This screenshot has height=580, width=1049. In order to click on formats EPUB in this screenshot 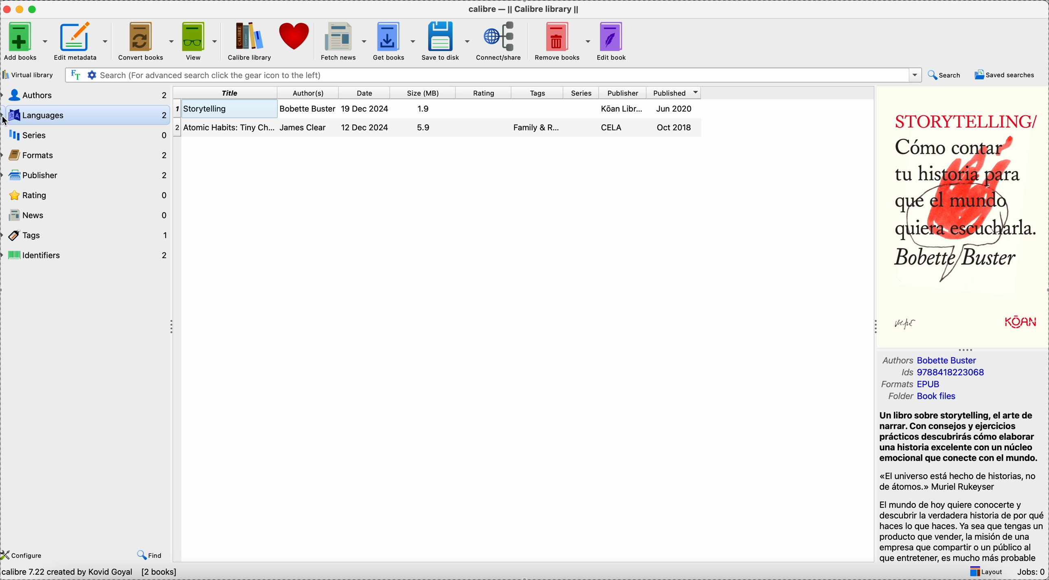, I will do `click(912, 384)`.